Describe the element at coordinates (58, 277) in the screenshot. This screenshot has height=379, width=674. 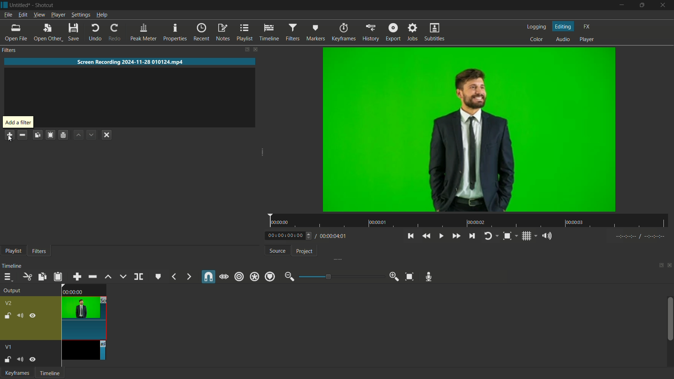
I see `paste` at that location.